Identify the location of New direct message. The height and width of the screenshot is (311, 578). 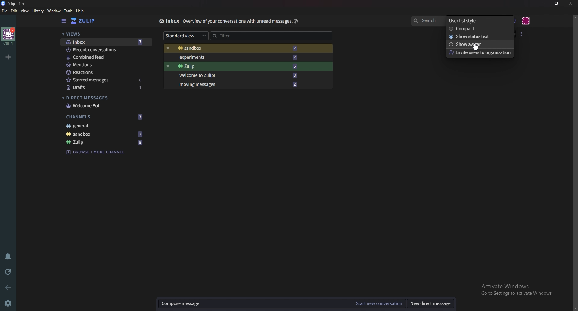
(430, 304).